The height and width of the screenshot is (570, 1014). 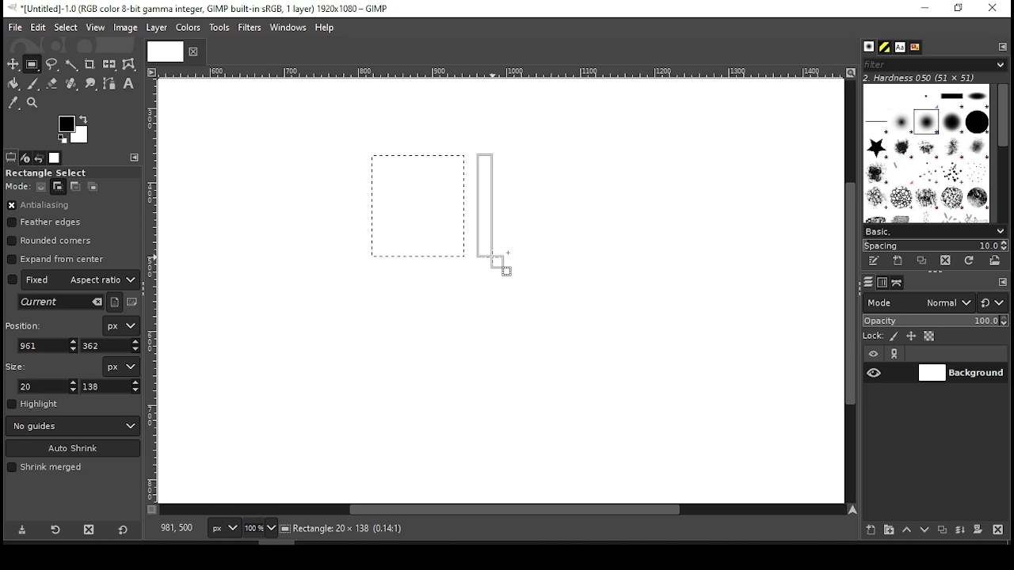 I want to click on layer visibility on/off, so click(x=875, y=372).